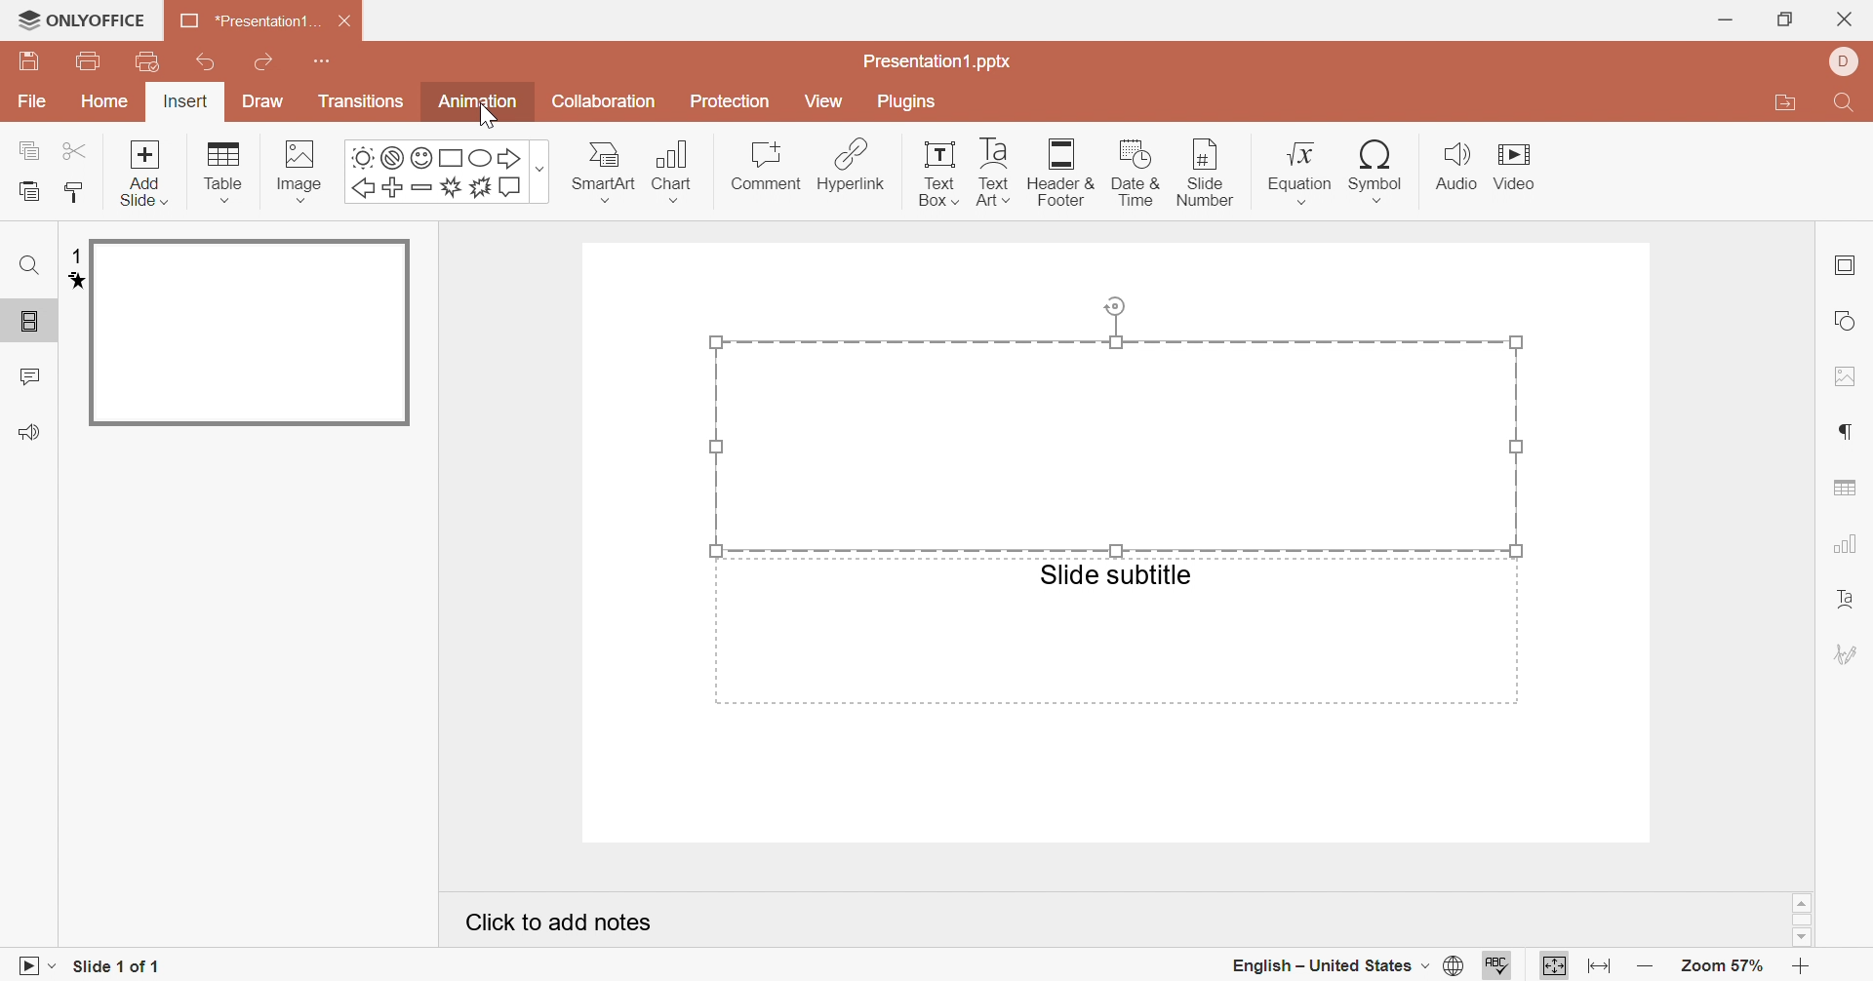  What do you see at coordinates (1848, 602) in the screenshot?
I see `text art settings` at bounding box center [1848, 602].